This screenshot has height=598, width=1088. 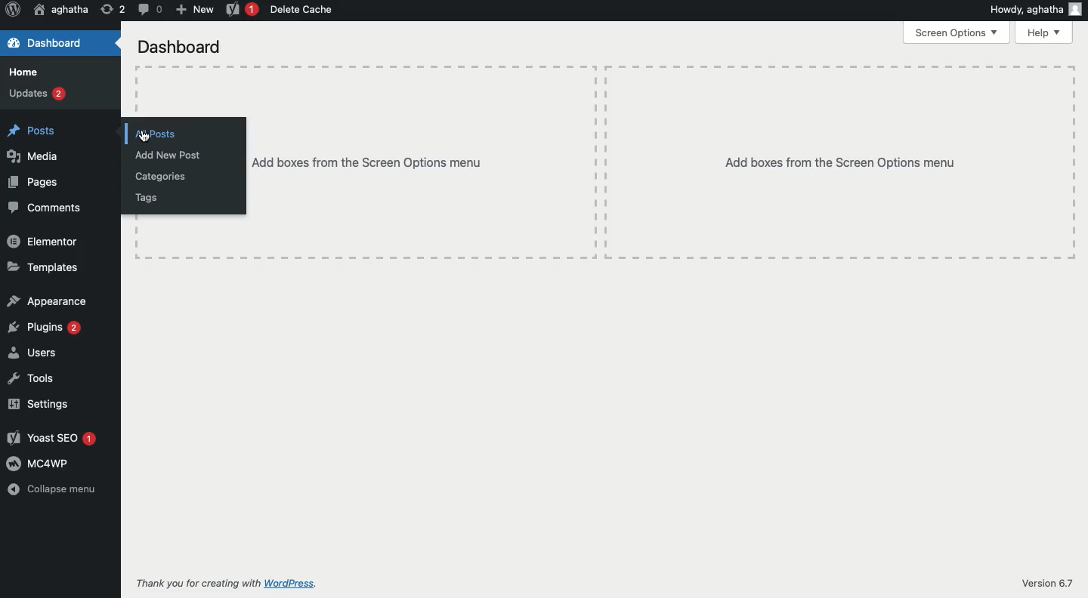 What do you see at coordinates (33, 352) in the screenshot?
I see `Users` at bounding box center [33, 352].